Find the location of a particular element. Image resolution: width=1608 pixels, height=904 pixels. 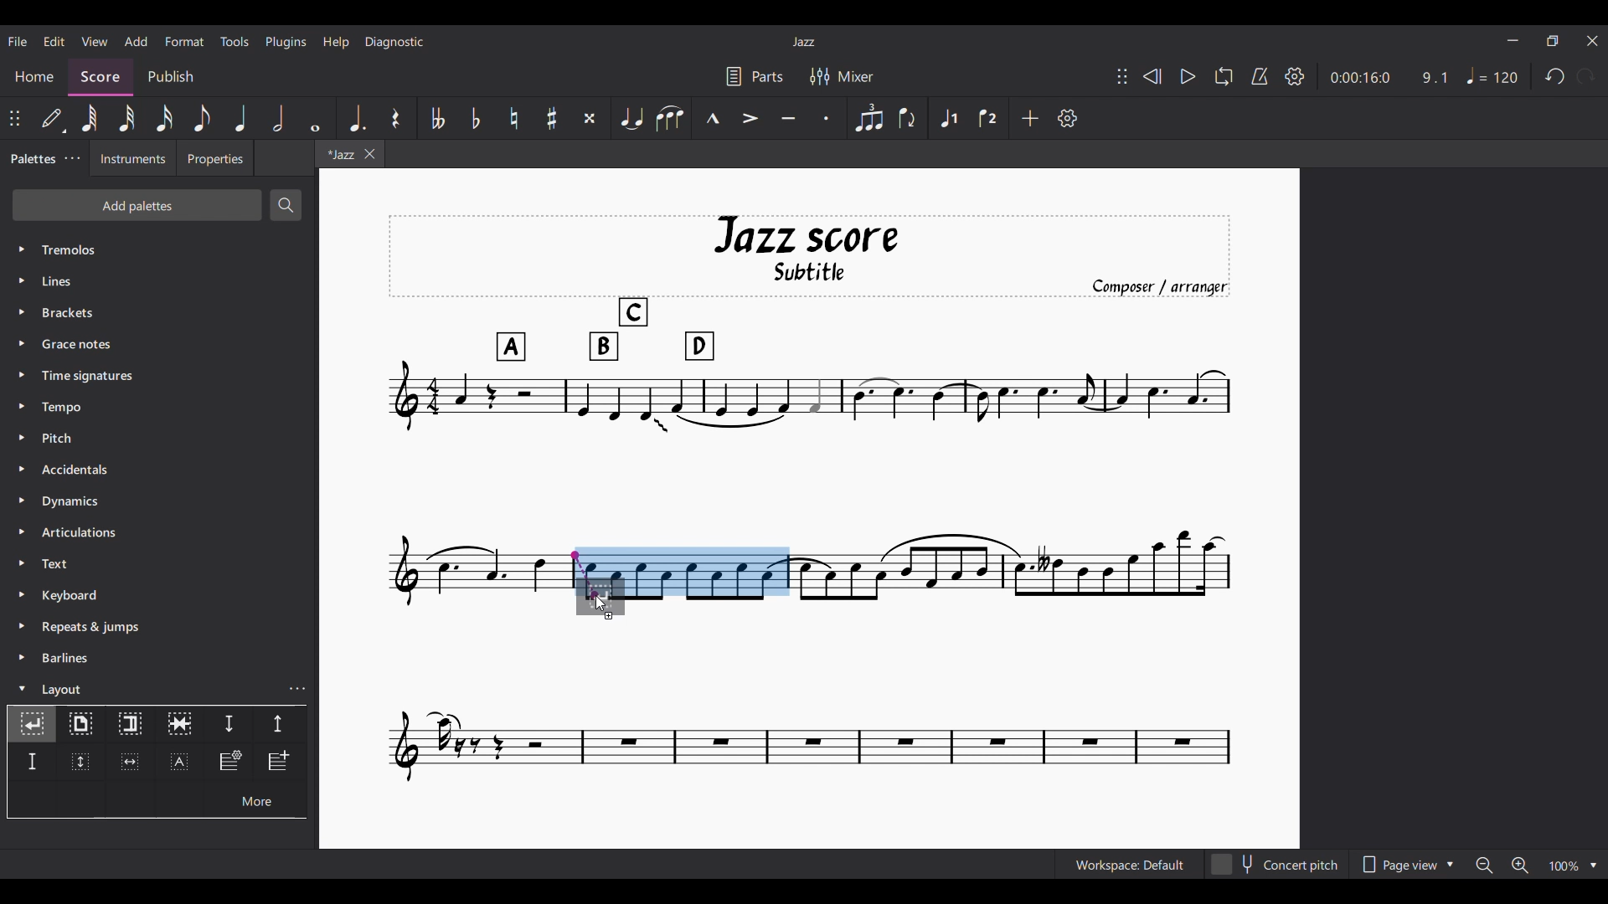

Accidentals is located at coordinates (159, 470).